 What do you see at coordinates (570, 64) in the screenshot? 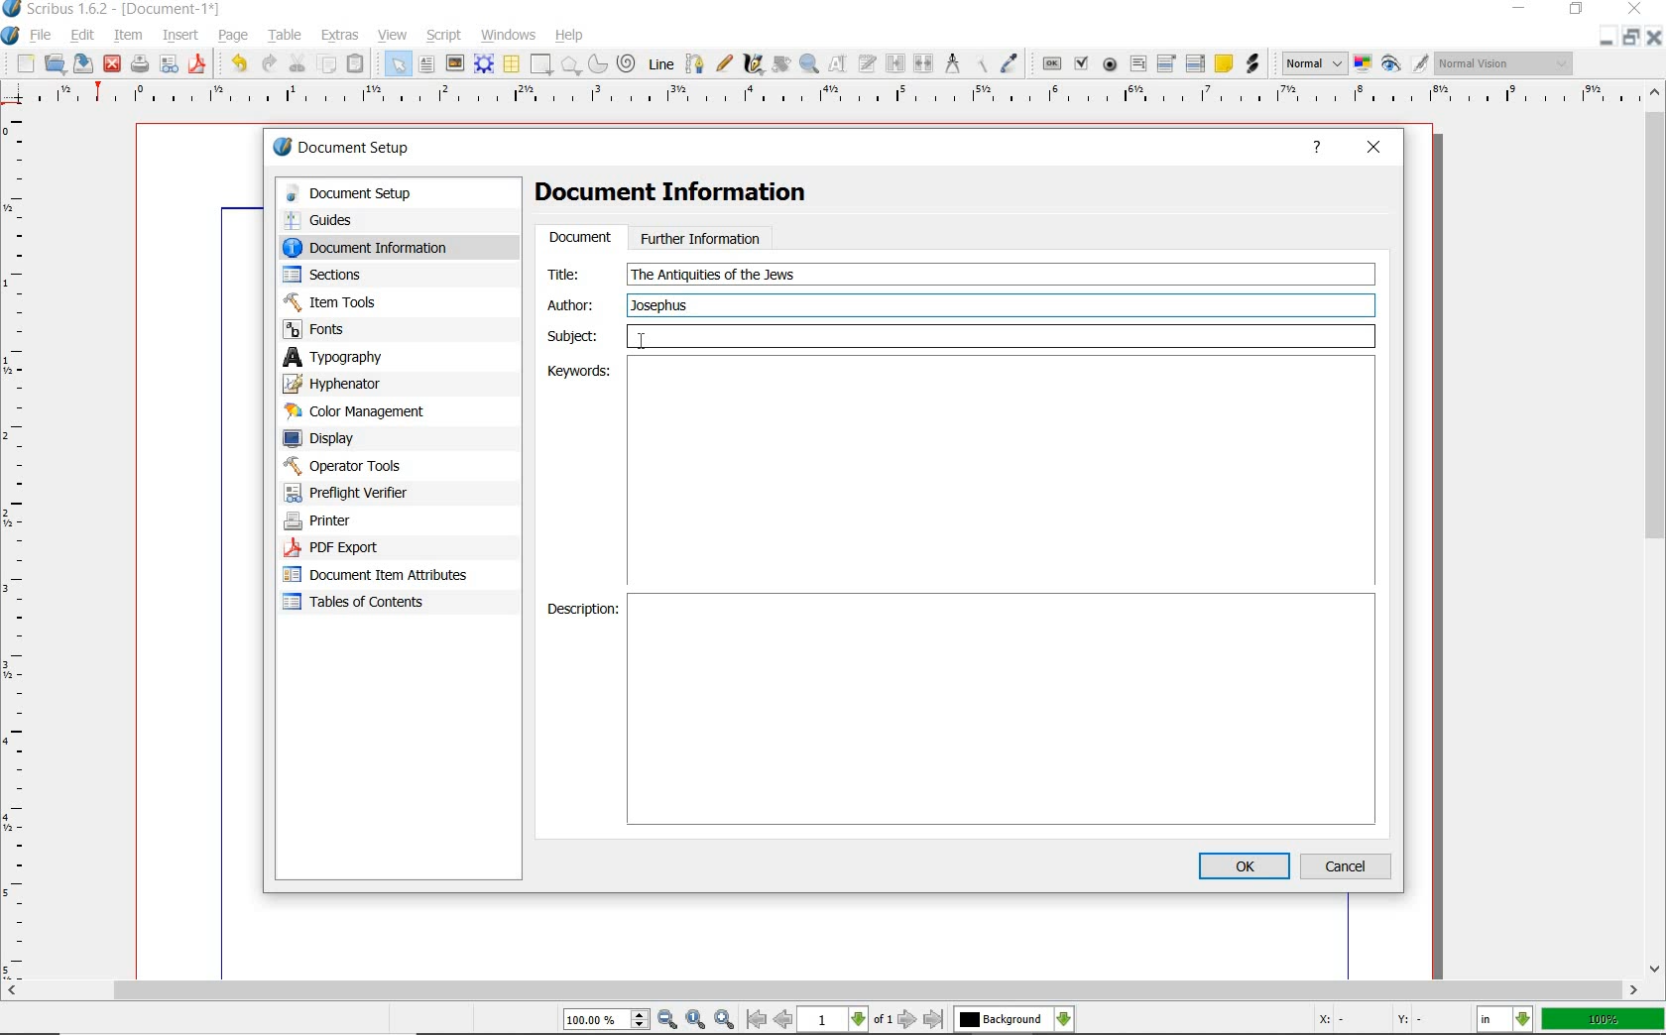
I see `shape` at bounding box center [570, 64].